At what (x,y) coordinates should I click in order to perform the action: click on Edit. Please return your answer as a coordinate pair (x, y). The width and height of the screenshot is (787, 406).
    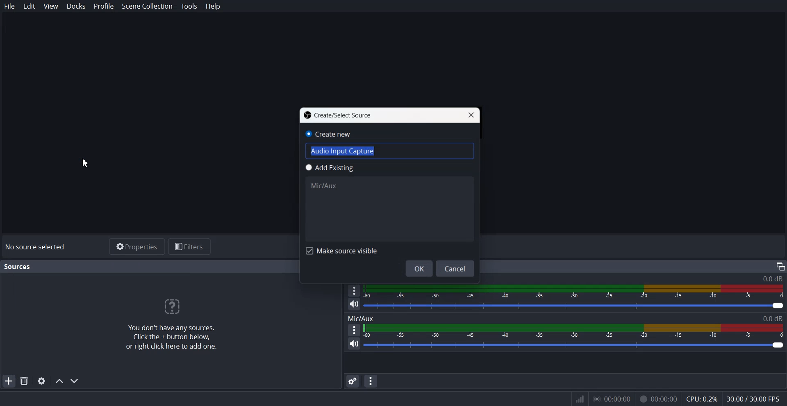
    Looking at the image, I should click on (30, 6).